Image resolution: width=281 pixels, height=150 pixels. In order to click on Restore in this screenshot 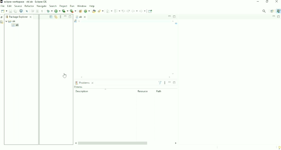, I will do `click(2, 17)`.